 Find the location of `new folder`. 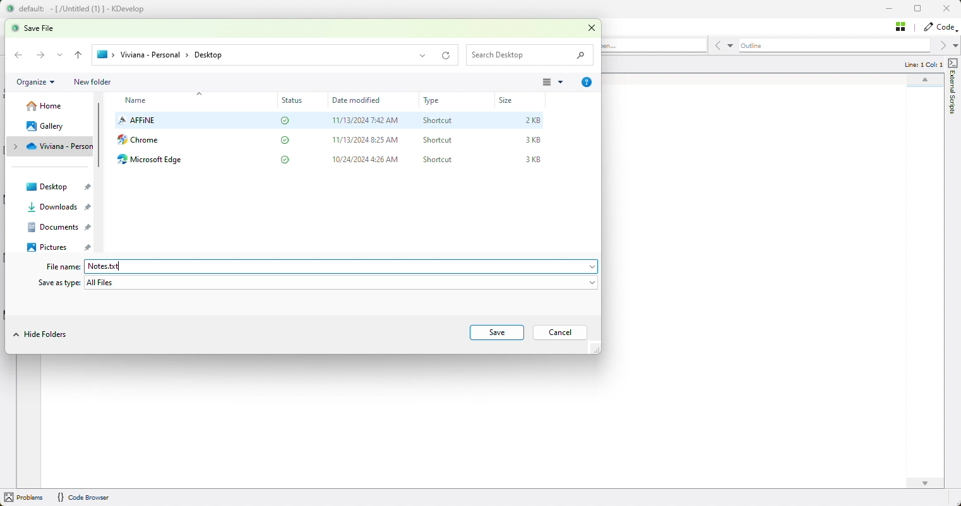

new folder is located at coordinates (94, 81).